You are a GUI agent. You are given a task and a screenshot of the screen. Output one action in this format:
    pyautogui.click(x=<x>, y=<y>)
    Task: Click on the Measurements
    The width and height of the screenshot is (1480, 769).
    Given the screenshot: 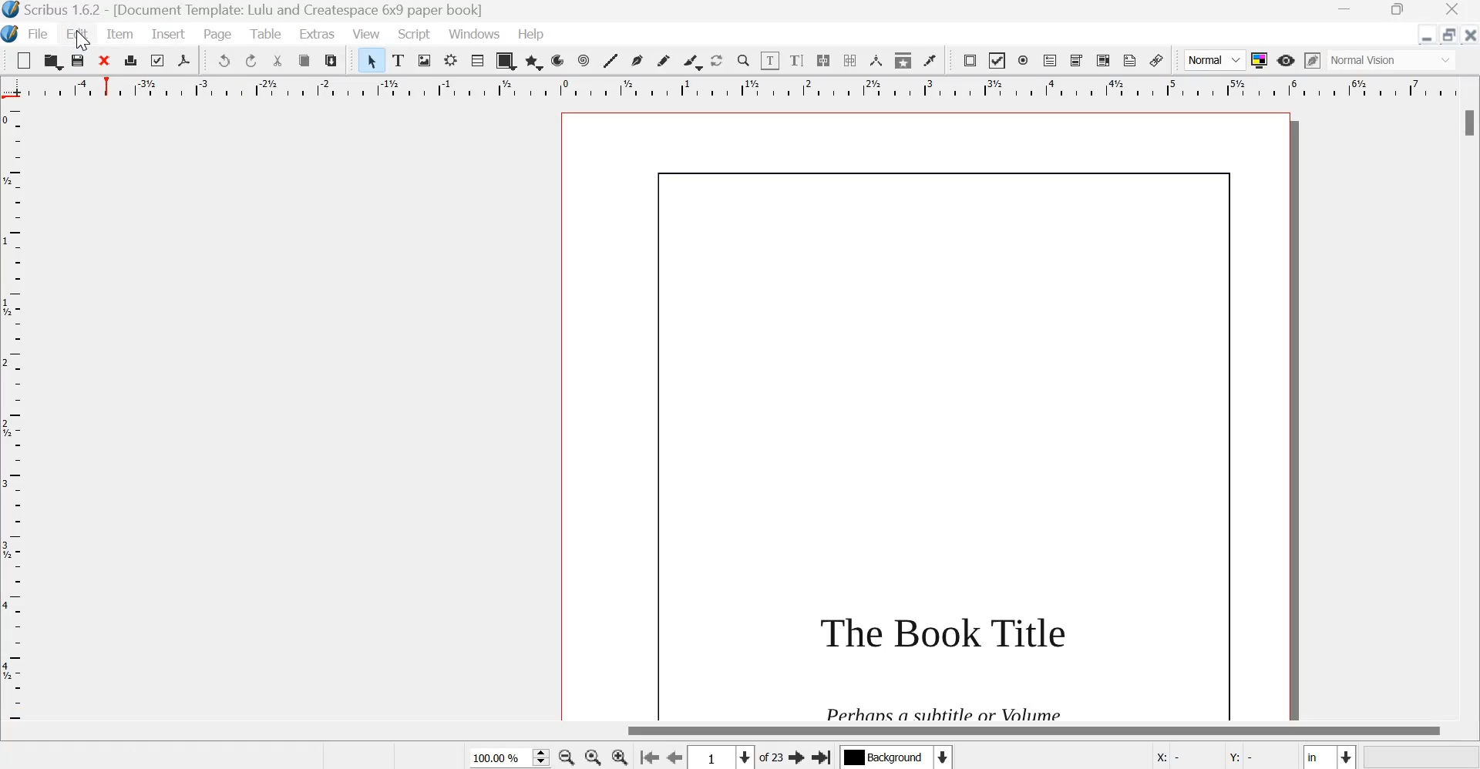 What is the action you would take?
    pyautogui.click(x=876, y=62)
    